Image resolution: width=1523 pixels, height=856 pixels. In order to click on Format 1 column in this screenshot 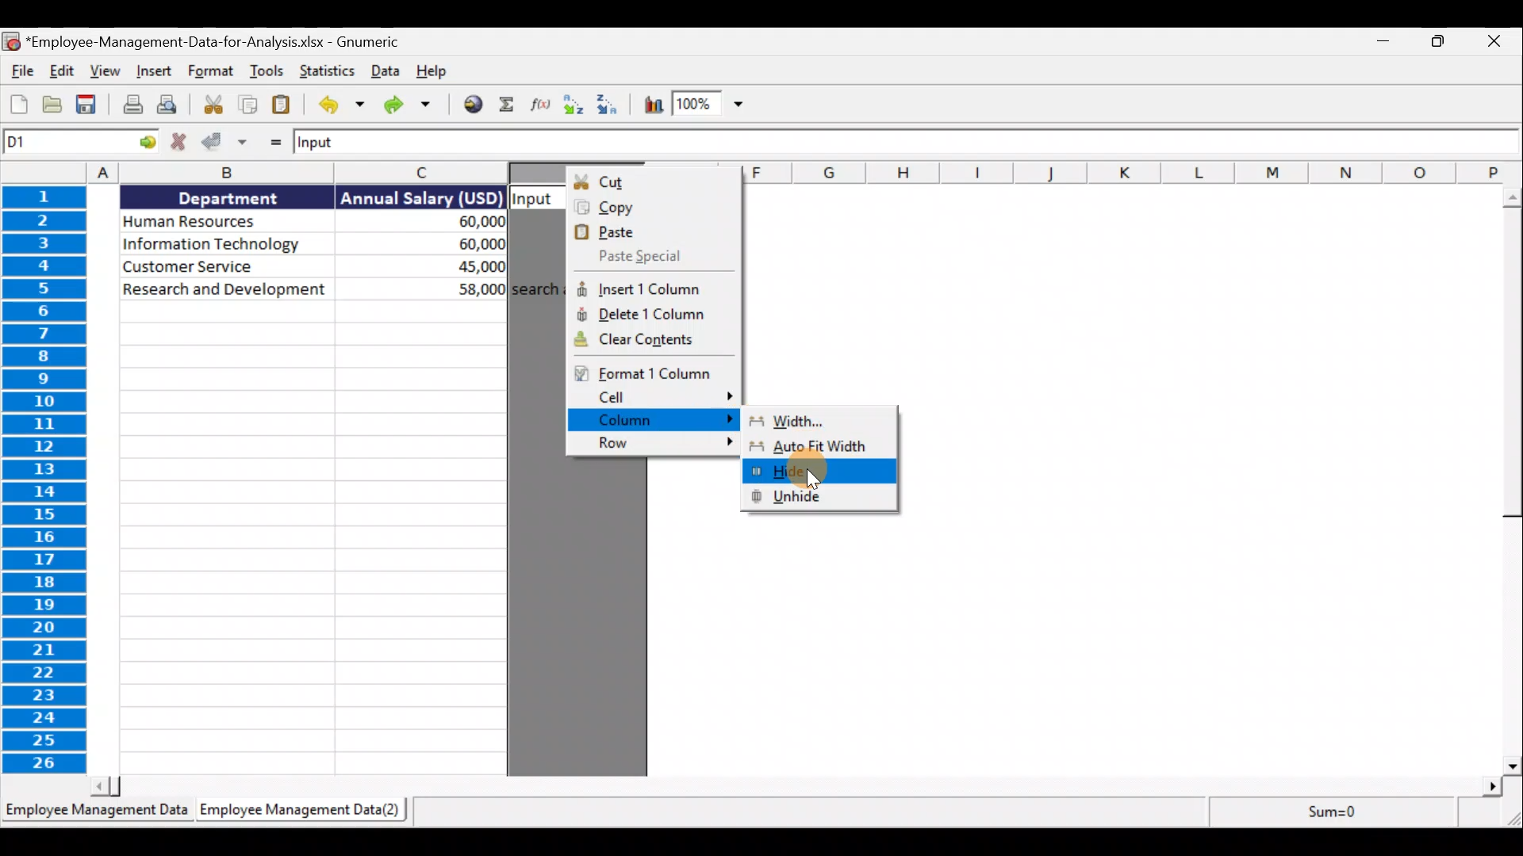, I will do `click(650, 372)`.